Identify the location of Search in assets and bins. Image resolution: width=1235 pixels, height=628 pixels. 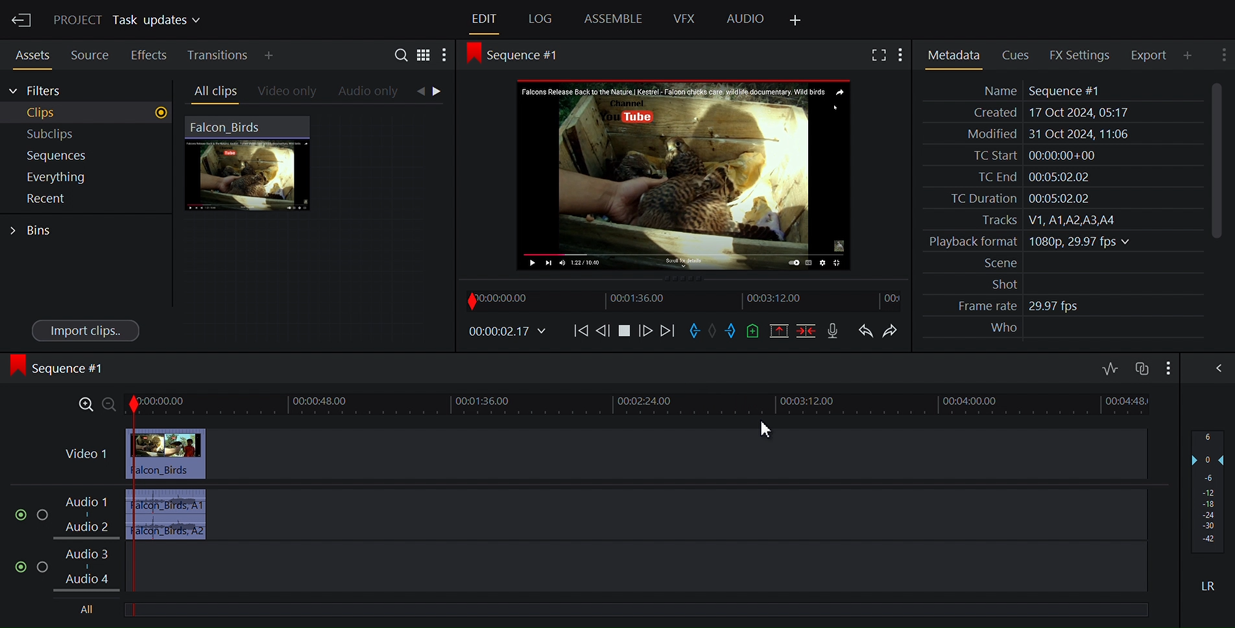
(400, 53).